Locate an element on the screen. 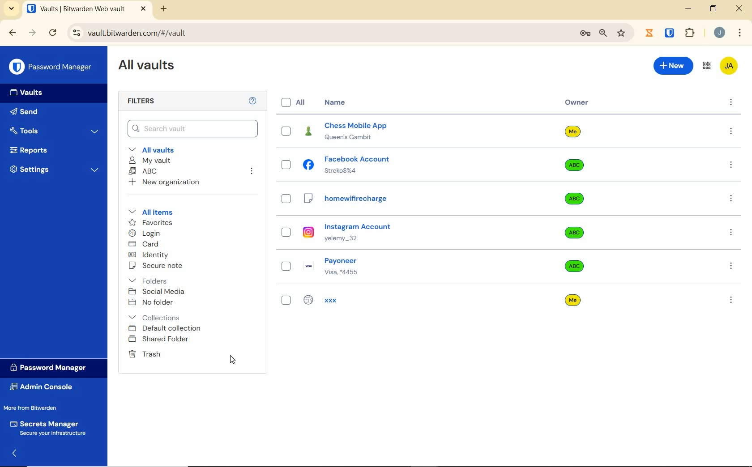 This screenshot has width=752, height=467. Settings is located at coordinates (56, 171).